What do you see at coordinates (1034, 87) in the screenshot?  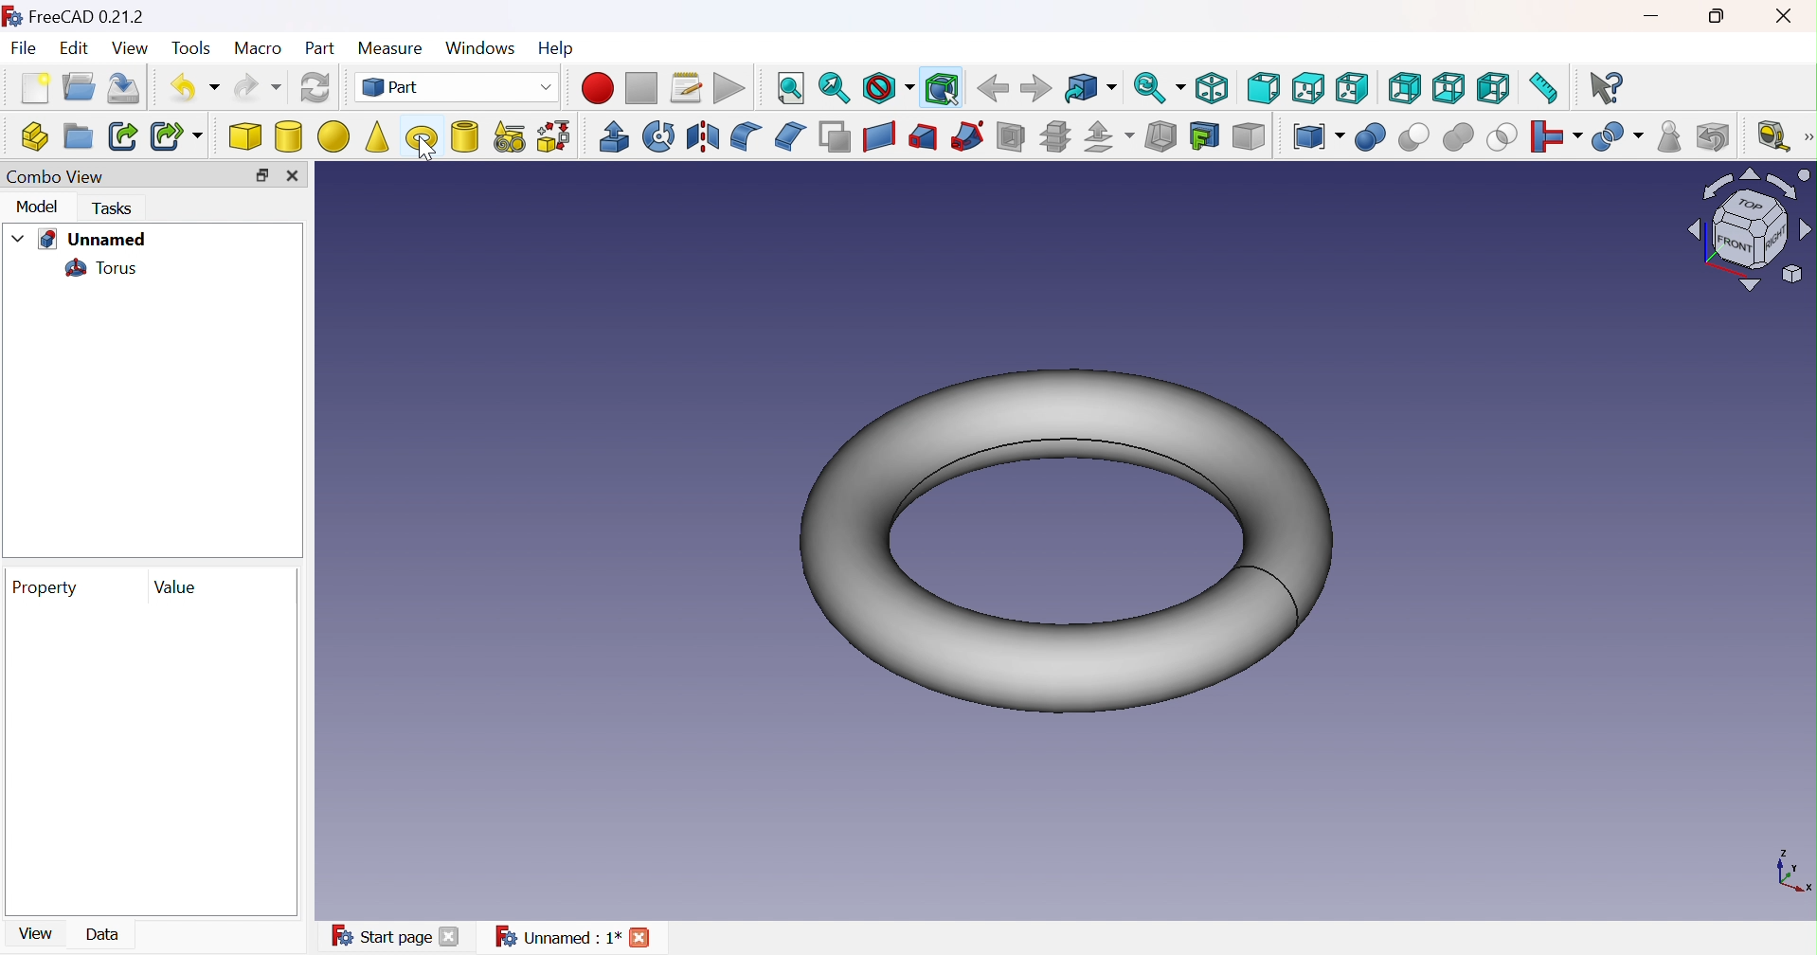 I see `Forward` at bounding box center [1034, 87].